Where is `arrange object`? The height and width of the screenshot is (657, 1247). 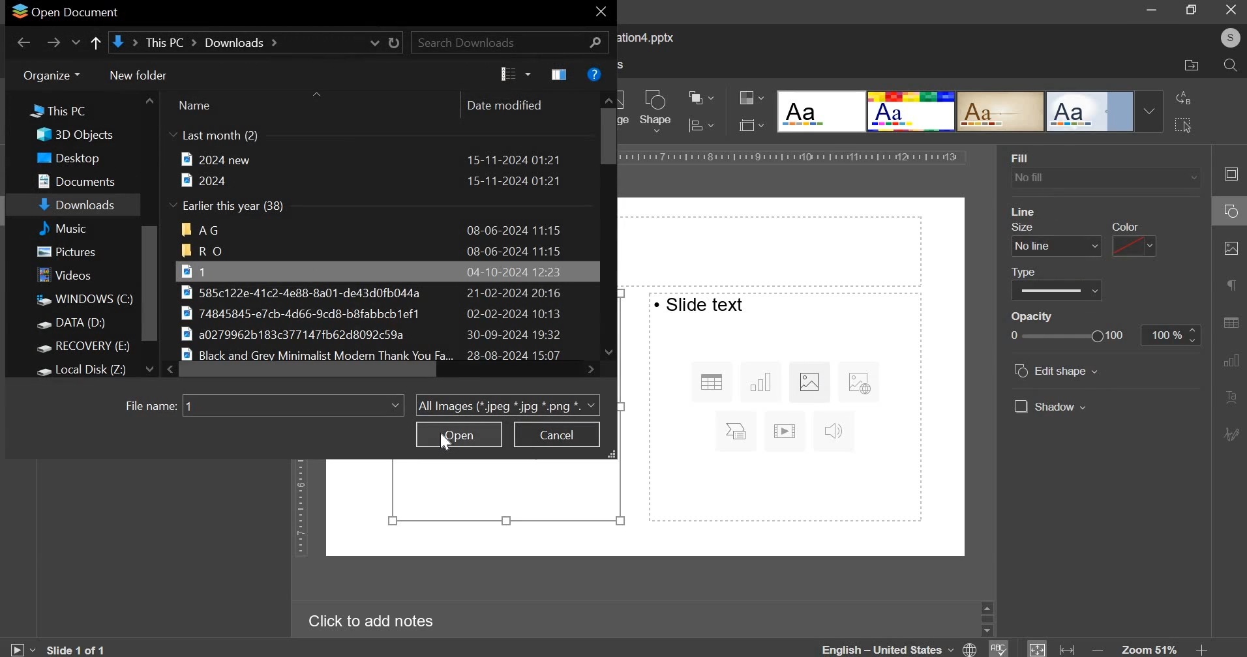 arrange object is located at coordinates (700, 97).